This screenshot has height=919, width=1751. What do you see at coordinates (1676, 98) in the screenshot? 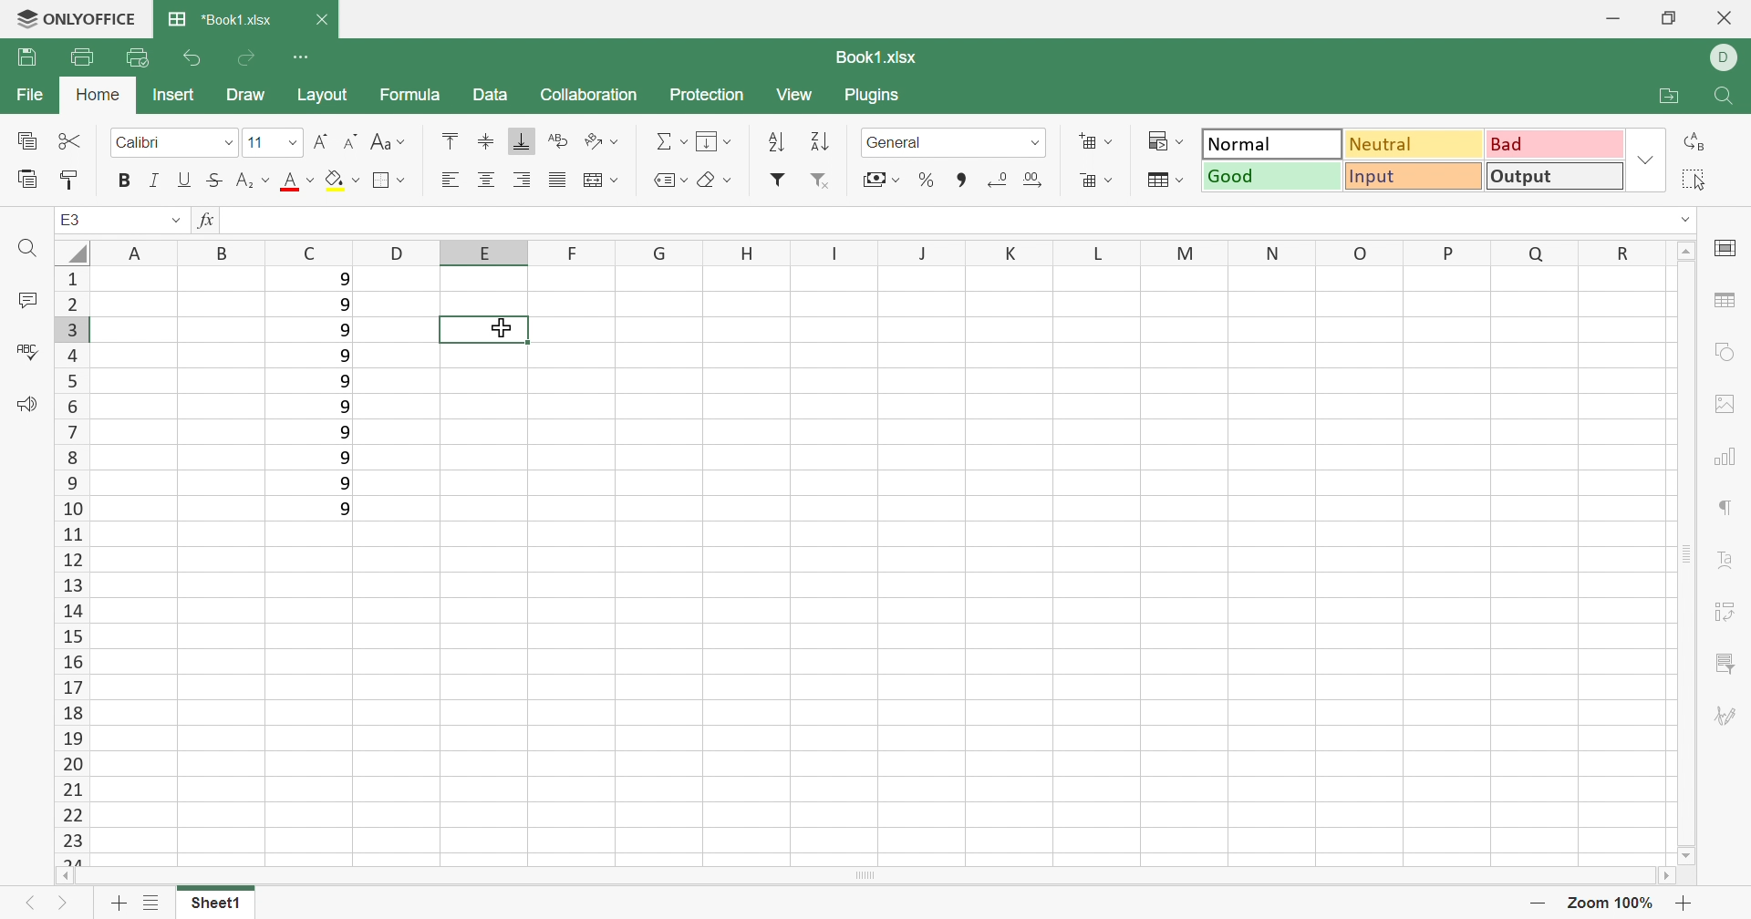
I see `Open file location` at bounding box center [1676, 98].